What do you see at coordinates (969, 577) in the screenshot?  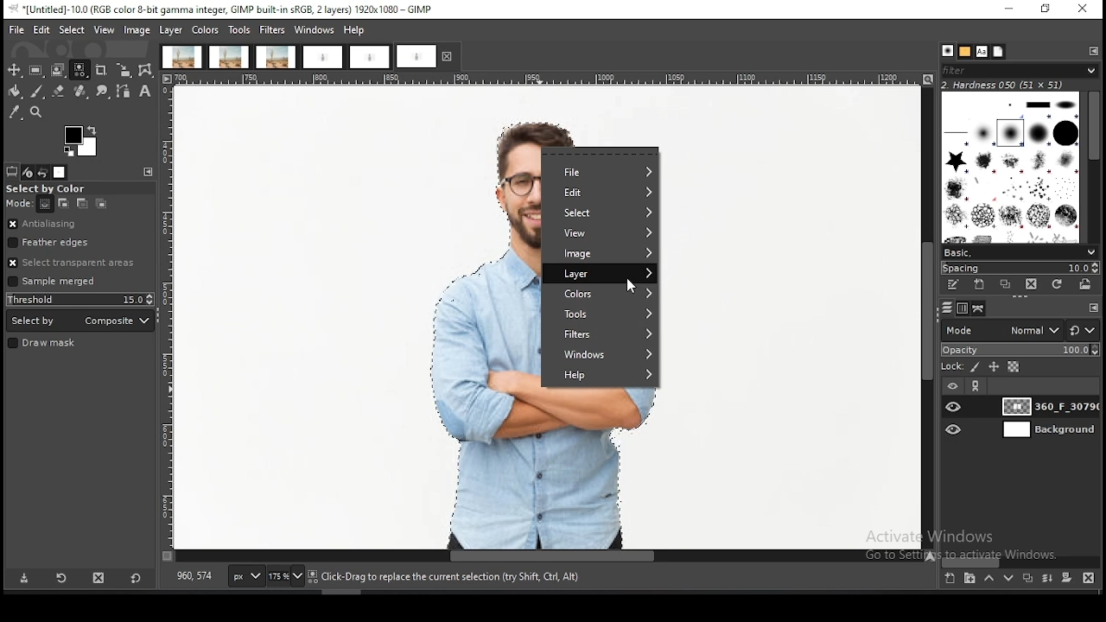 I see `create a new layer group` at bounding box center [969, 577].